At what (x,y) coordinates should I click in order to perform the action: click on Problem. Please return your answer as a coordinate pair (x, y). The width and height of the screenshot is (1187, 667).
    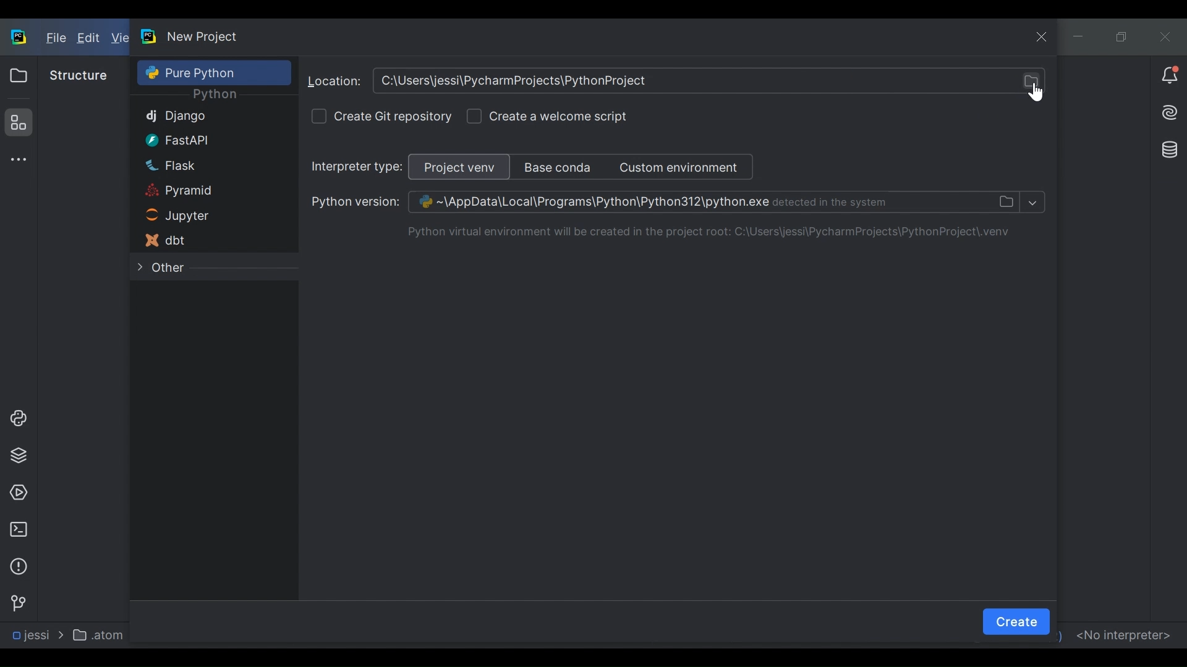
    Looking at the image, I should click on (18, 566).